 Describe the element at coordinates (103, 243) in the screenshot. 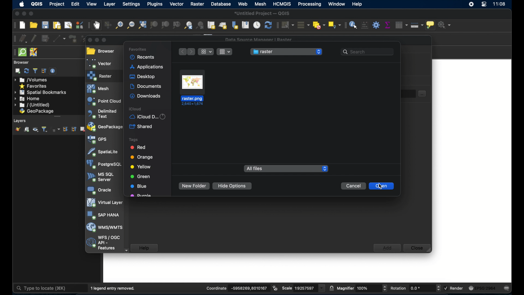

I see `wfs/ogc api - features` at that location.